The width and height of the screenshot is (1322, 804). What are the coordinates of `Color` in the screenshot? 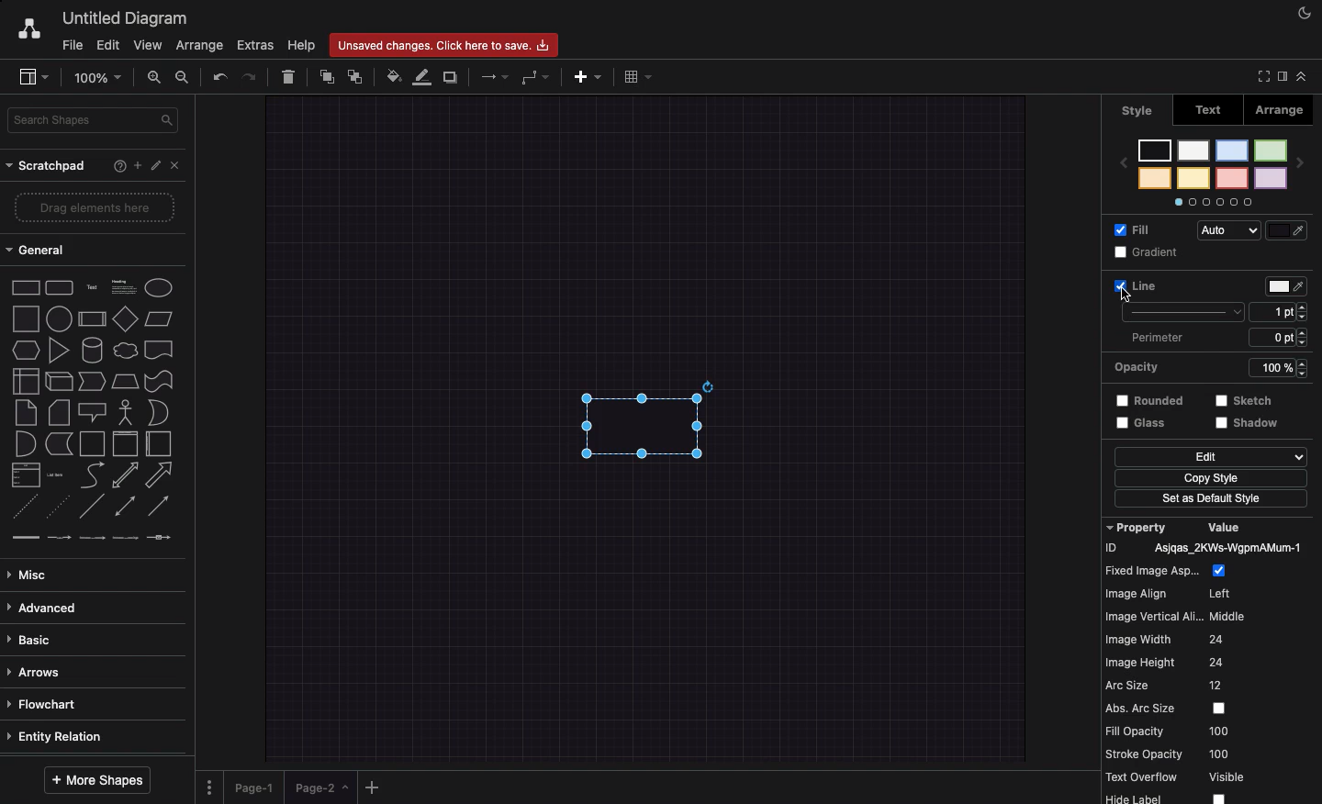 It's located at (1288, 286).